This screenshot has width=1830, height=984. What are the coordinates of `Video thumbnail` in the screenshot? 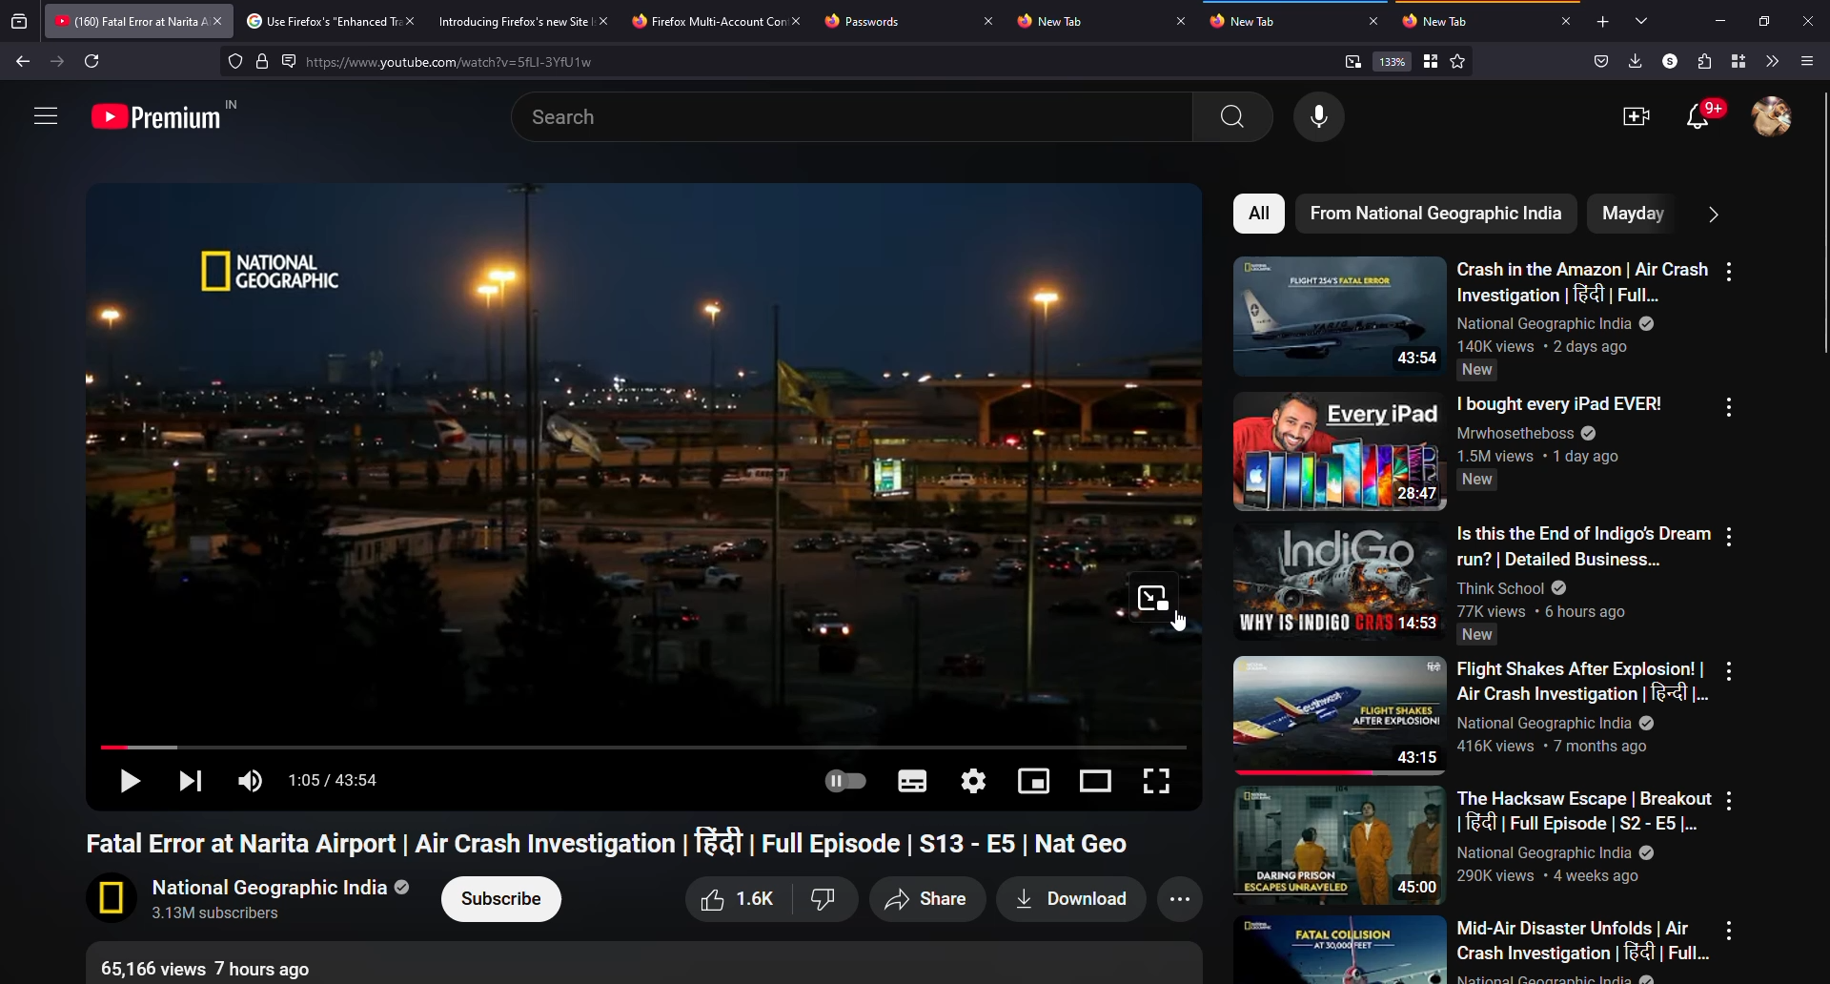 It's located at (1339, 716).